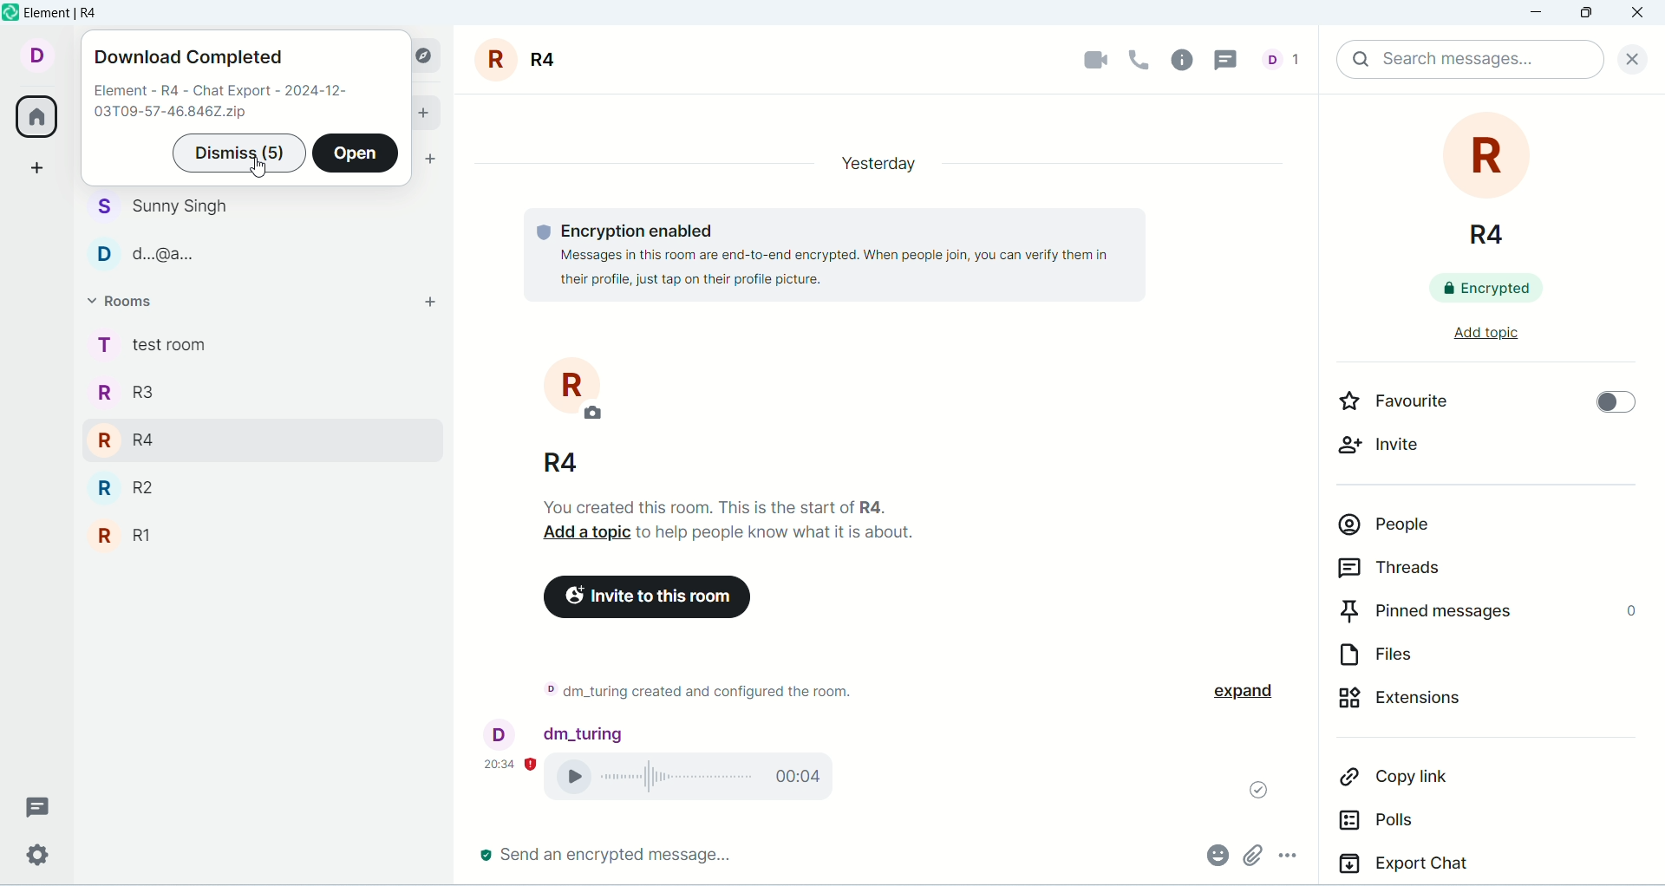  What do you see at coordinates (356, 154) in the screenshot?
I see `open` at bounding box center [356, 154].